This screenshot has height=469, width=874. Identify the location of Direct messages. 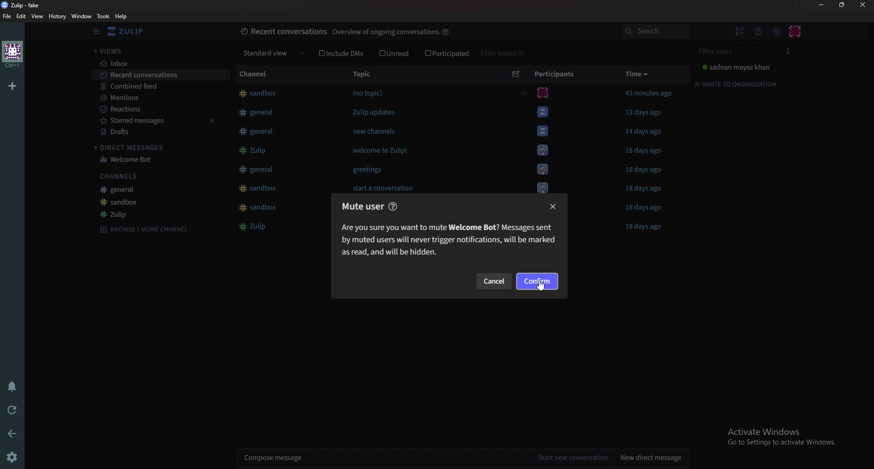
(158, 146).